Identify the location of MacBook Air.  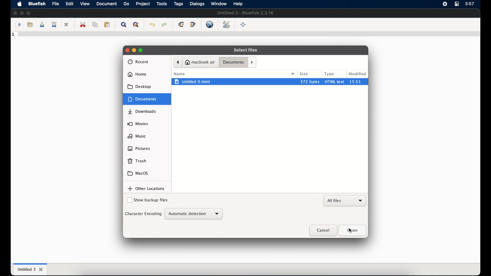
(200, 62).